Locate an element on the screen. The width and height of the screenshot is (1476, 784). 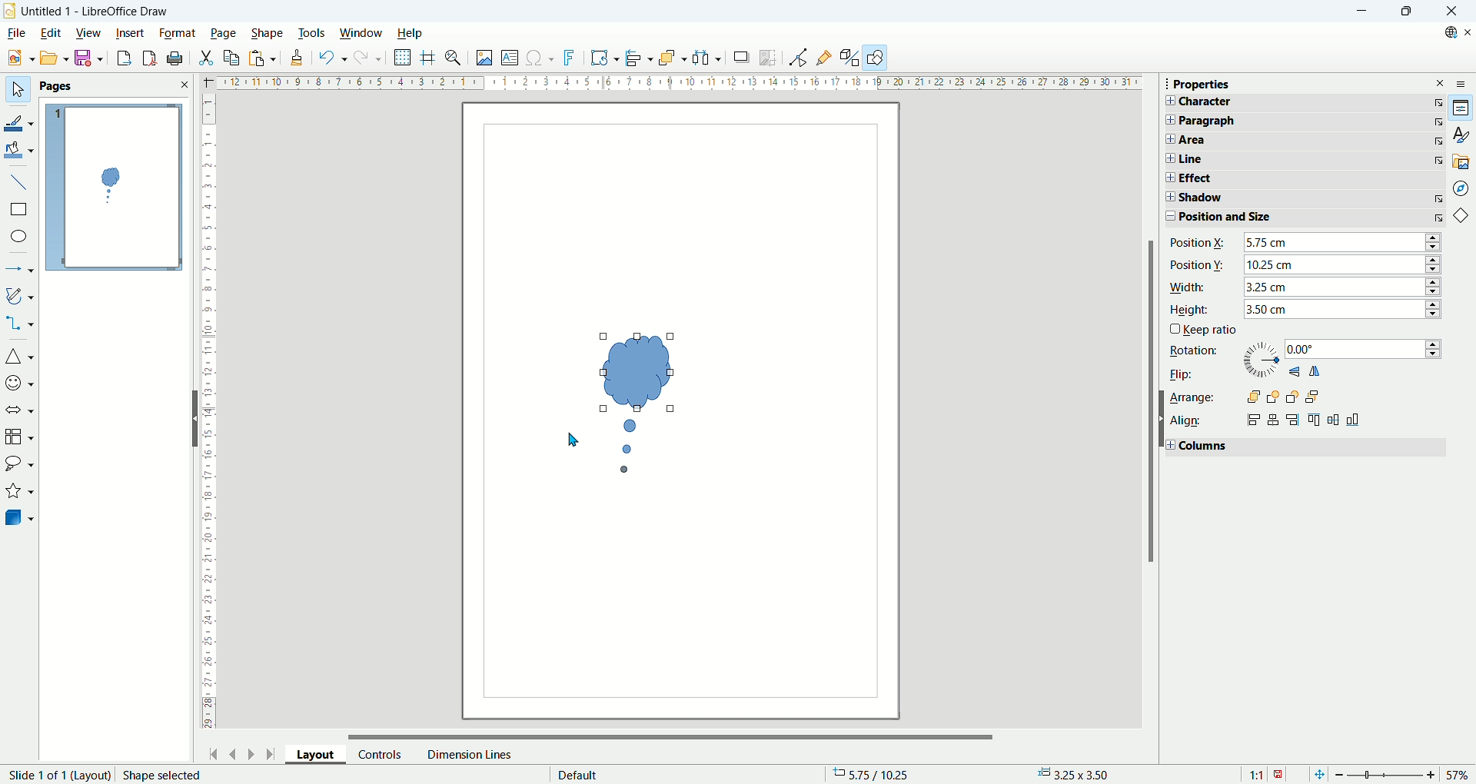
arrange is located at coordinates (675, 59).